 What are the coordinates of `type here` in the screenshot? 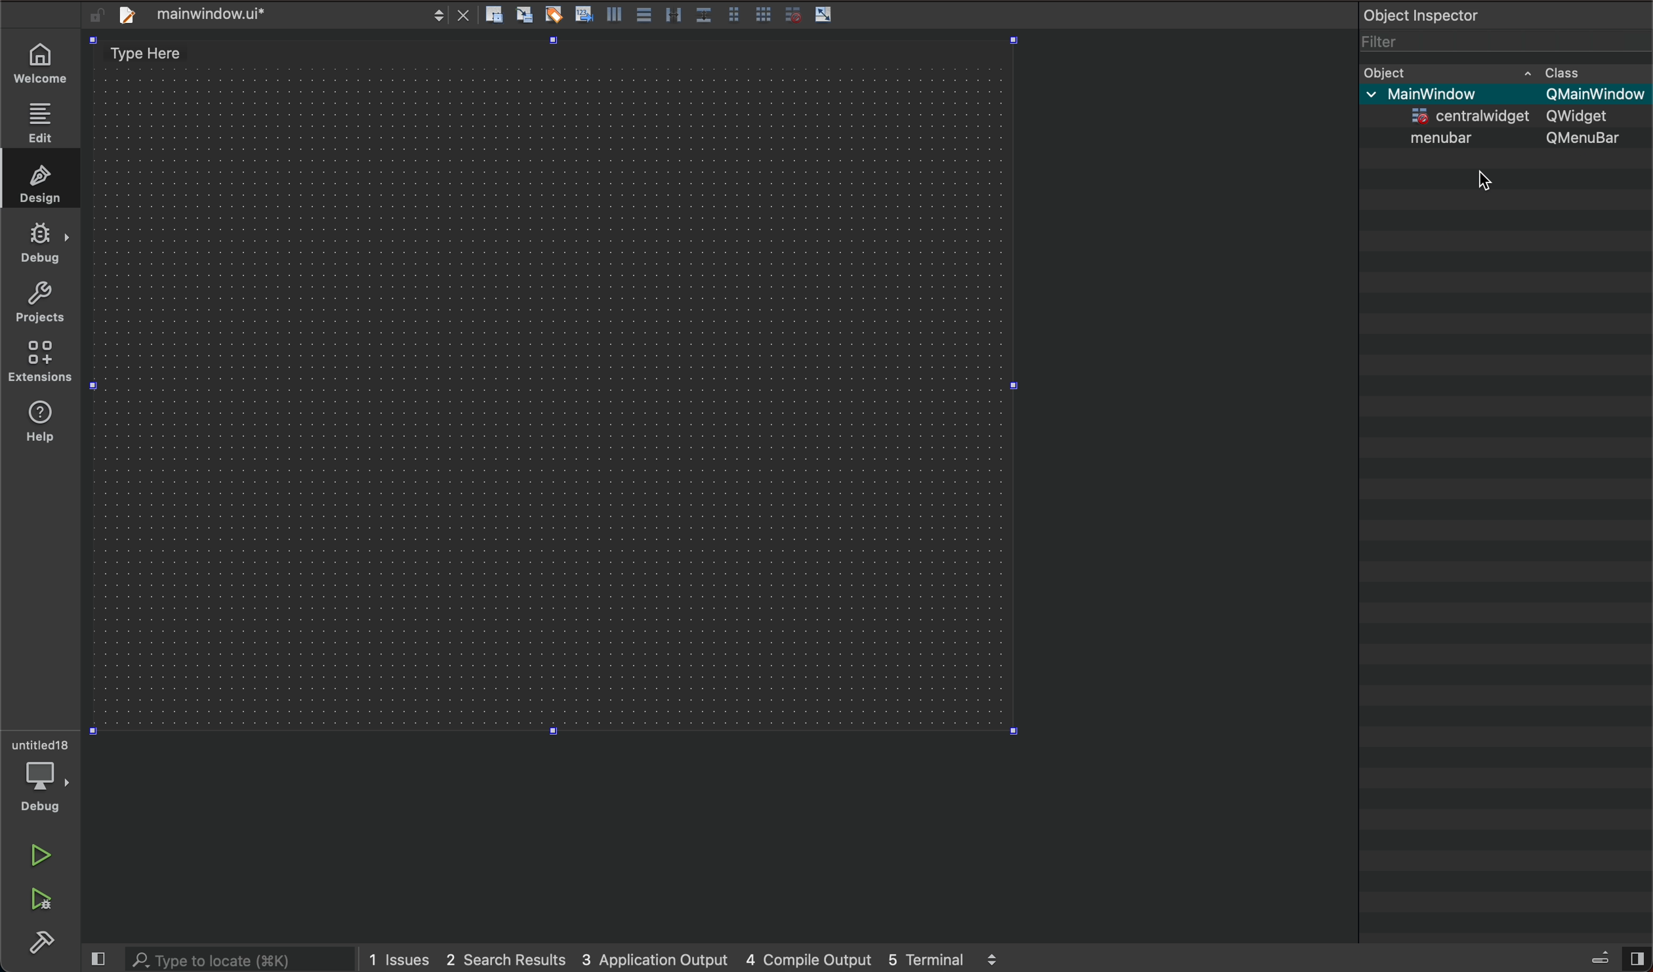 It's located at (163, 58).